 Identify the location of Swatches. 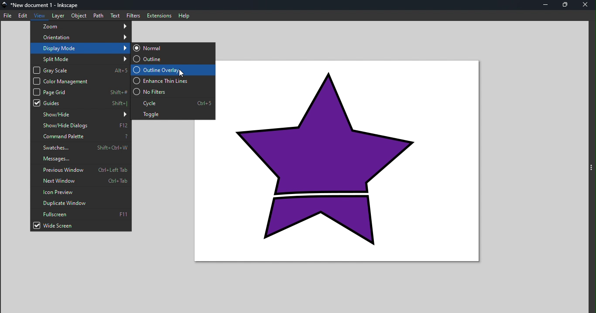
(81, 147).